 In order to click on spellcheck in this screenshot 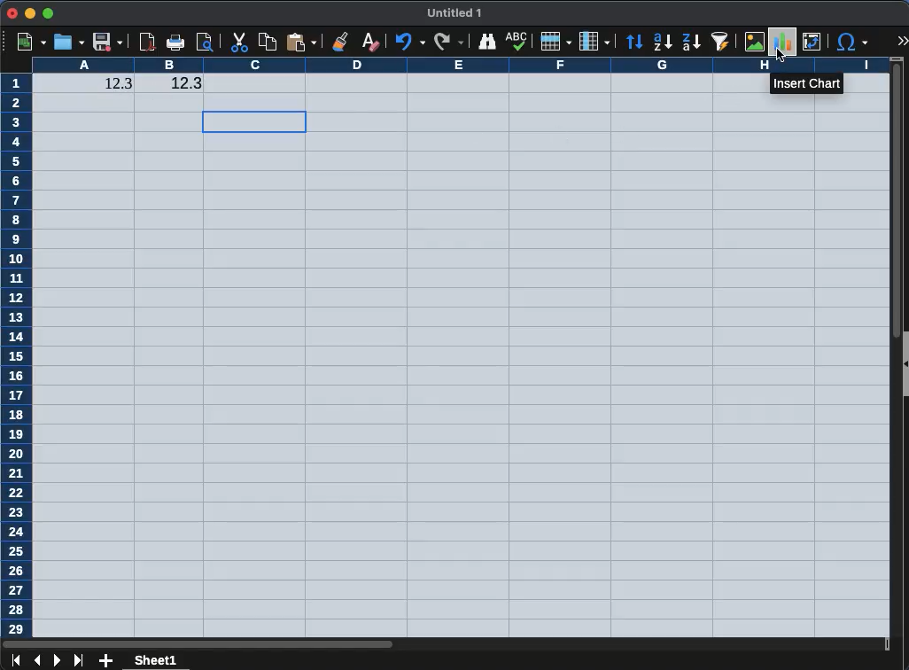, I will do `click(518, 42)`.